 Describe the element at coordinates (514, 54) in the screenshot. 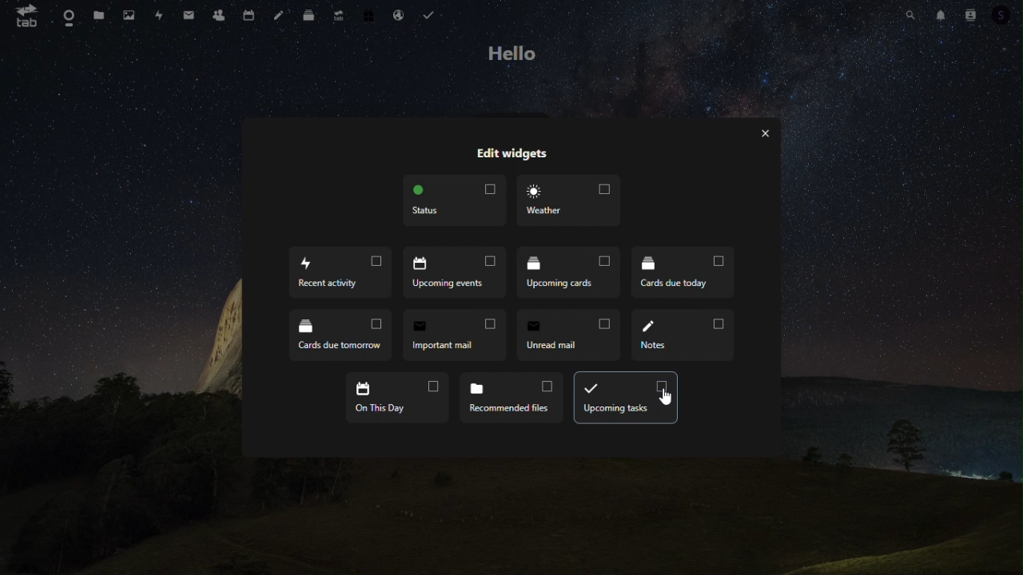

I see `Greetings` at that location.